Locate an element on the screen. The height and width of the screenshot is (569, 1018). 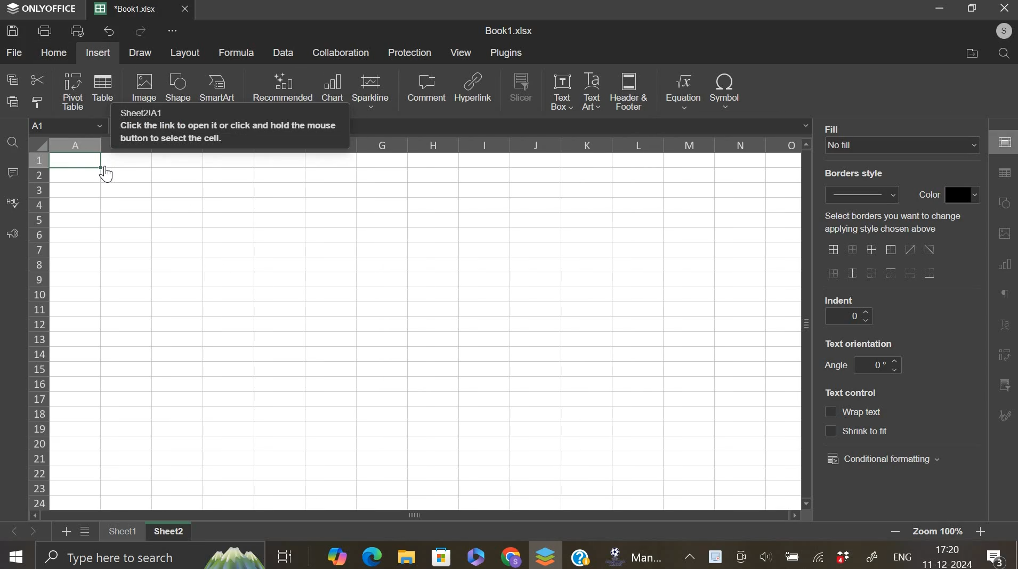
column is located at coordinates (577, 144).